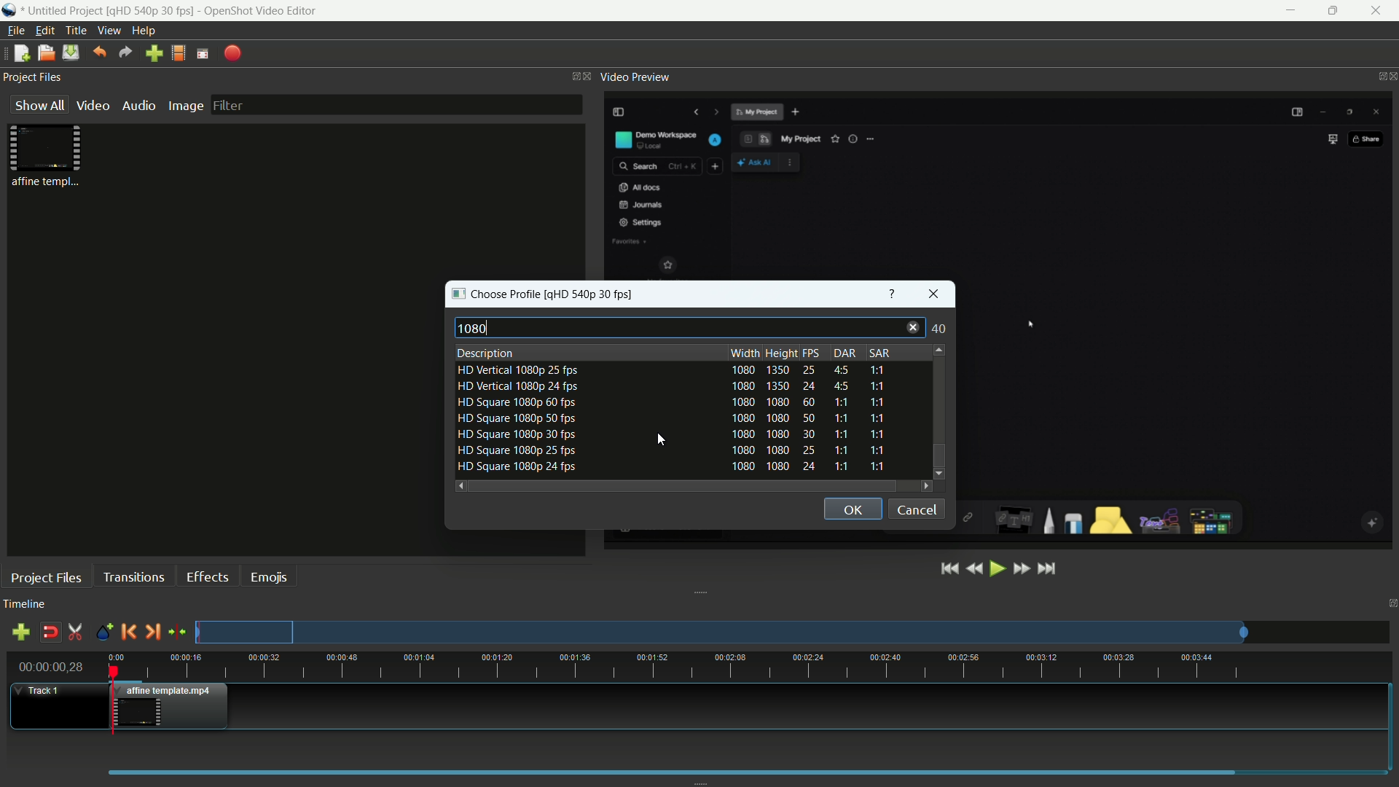 This screenshot has width=1399, height=787. Describe the element at coordinates (70, 53) in the screenshot. I see `save file` at that location.